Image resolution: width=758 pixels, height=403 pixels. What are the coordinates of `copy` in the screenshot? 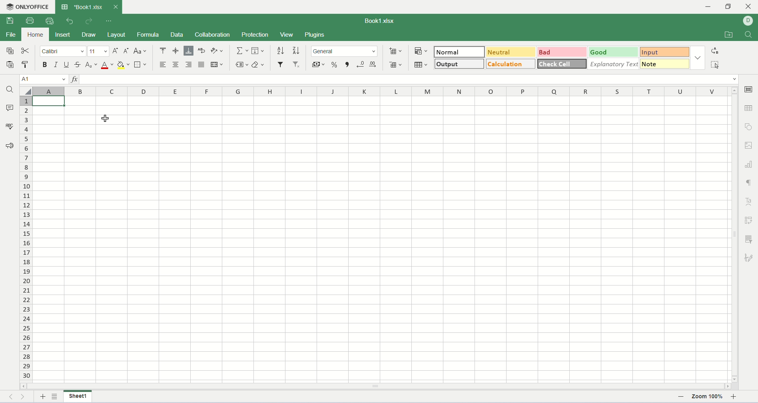 It's located at (8, 50).